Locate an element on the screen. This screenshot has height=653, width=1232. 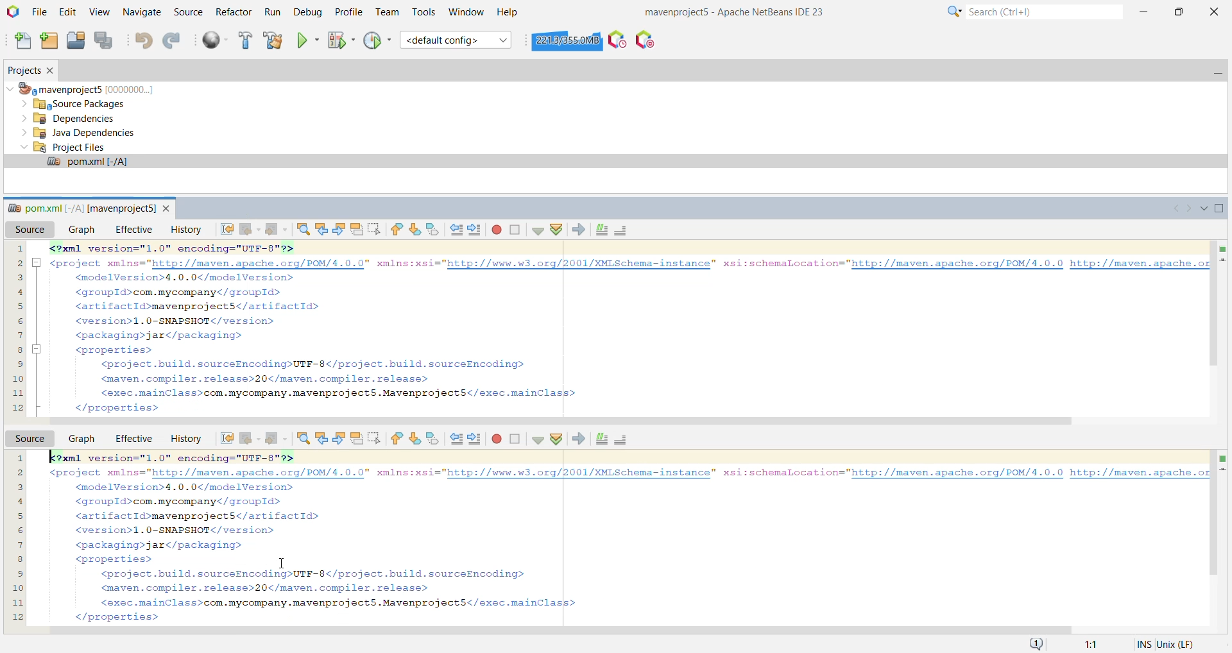
Profile Project is located at coordinates (377, 40).